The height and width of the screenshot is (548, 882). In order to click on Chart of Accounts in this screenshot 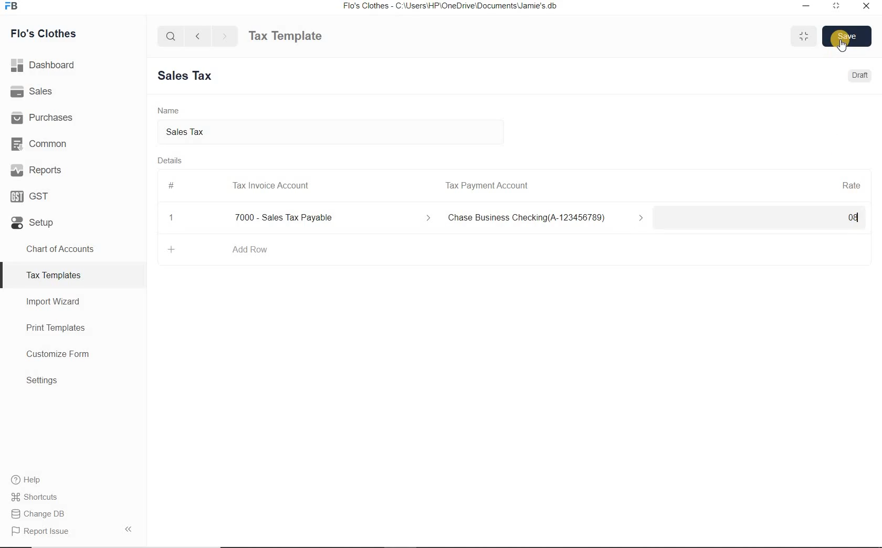, I will do `click(72, 249)`.